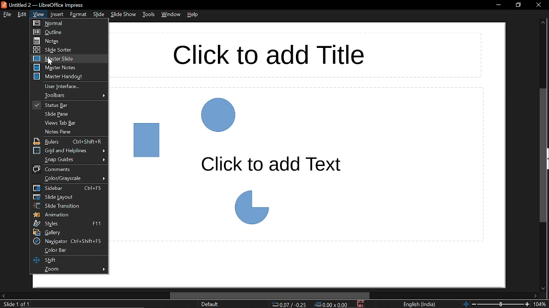 Image resolution: width=549 pixels, height=308 pixels. What do you see at coordinates (69, 86) in the screenshot?
I see `User interface` at bounding box center [69, 86].